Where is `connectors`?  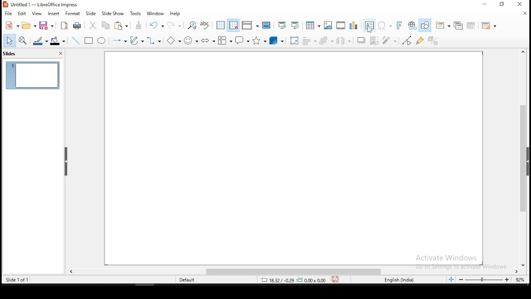 connectors is located at coordinates (153, 41).